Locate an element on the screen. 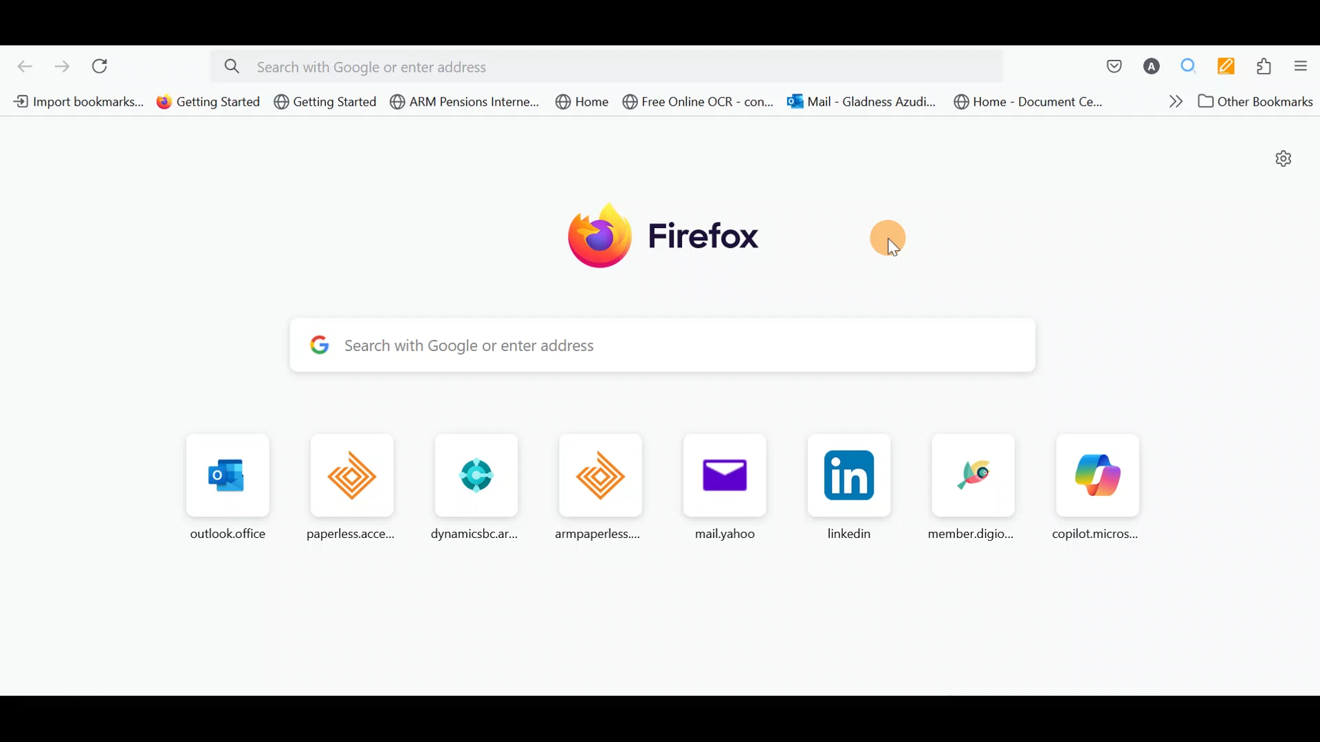  Bookmark 5 is located at coordinates (583, 104).